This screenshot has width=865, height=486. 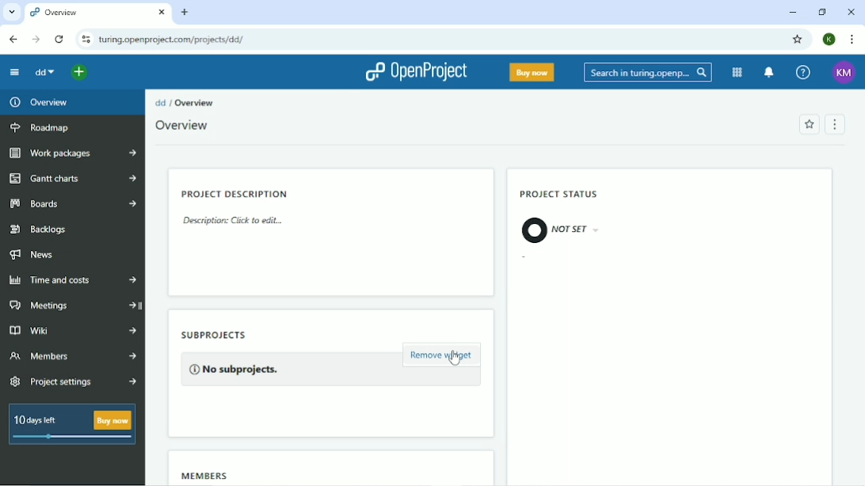 I want to click on Description: Click to edit.., so click(x=236, y=224).